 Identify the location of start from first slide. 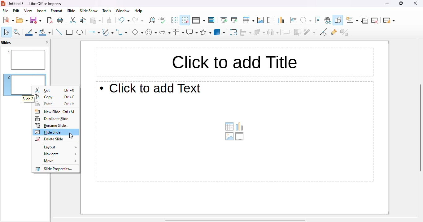
(224, 20).